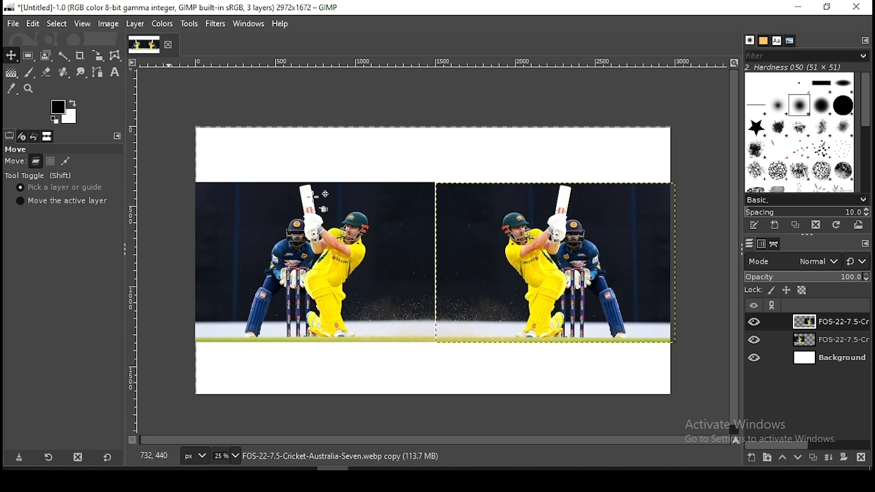  Describe the element at coordinates (865, 40) in the screenshot. I see `tool` at that location.